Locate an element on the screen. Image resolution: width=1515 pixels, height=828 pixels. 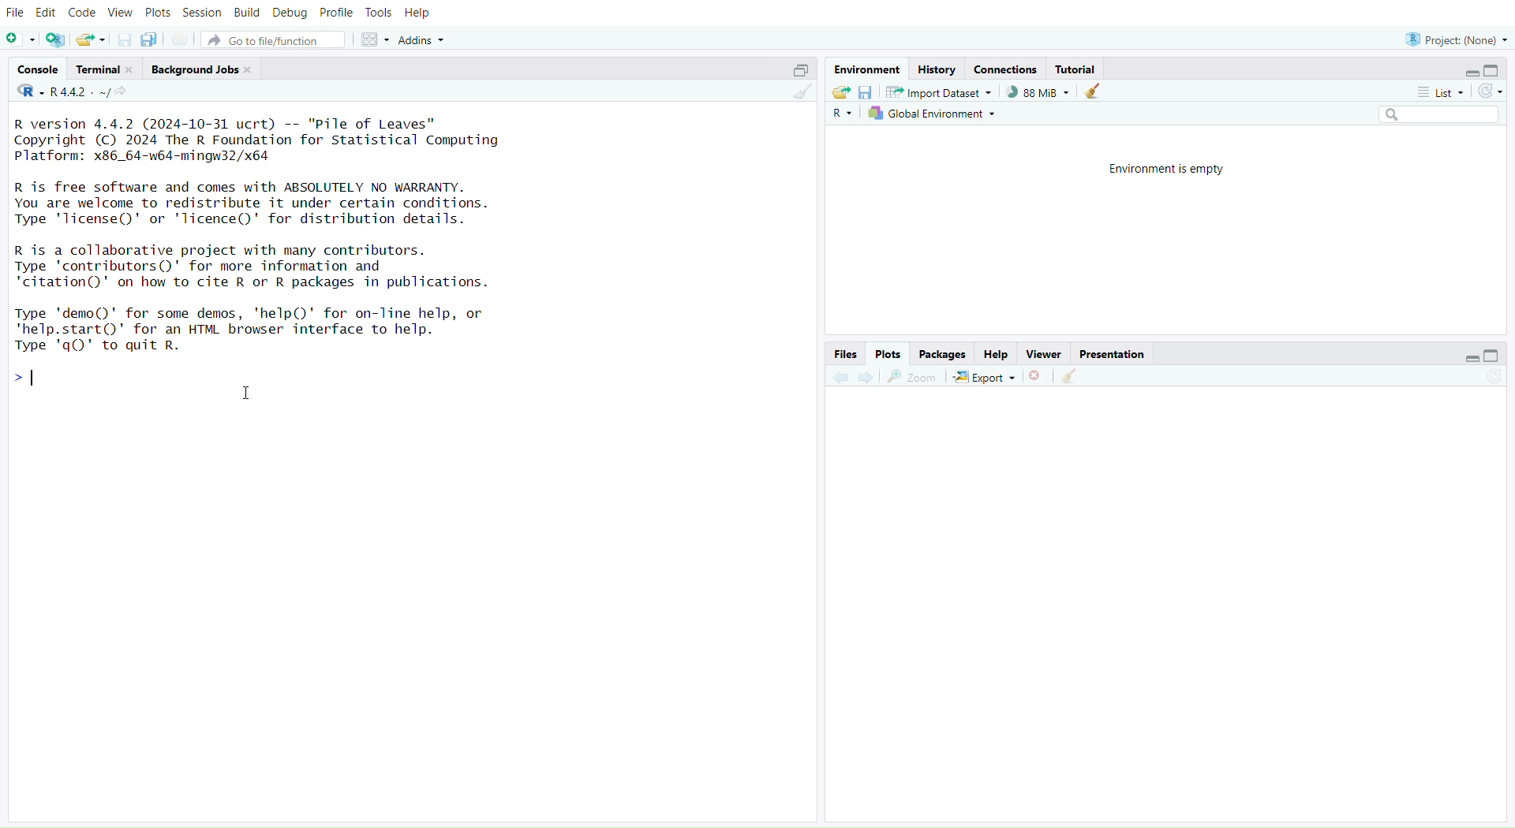
help is located at coordinates (416, 14).